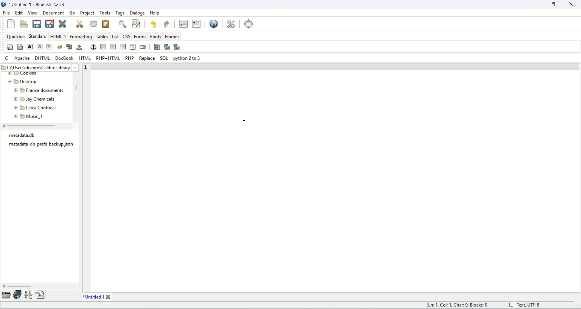 This screenshot has height=309, width=581. Describe the element at coordinates (41, 143) in the screenshot. I see `file list` at that location.